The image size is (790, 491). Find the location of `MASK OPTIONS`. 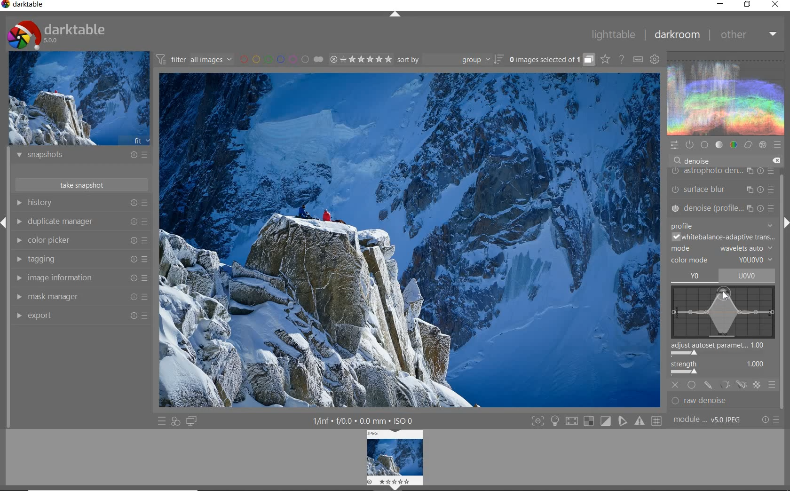

MASK OPTIONS is located at coordinates (732, 386).